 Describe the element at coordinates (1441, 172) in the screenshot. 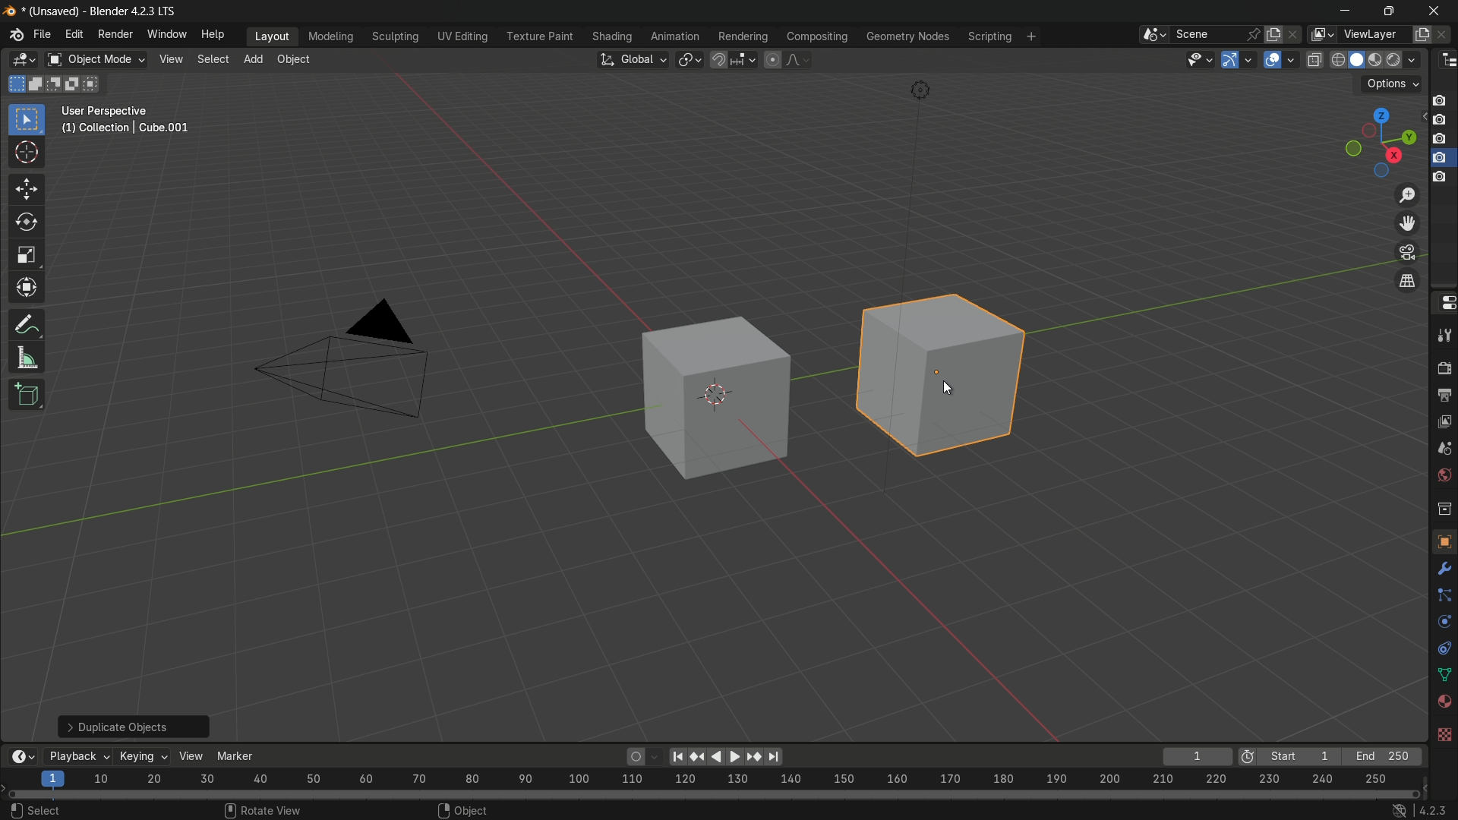

I see `Icon4` at that location.